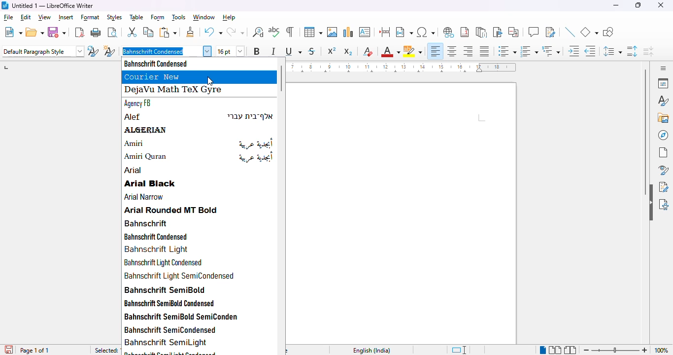 The image size is (673, 355). Describe the element at coordinates (369, 51) in the screenshot. I see `clear direct formatting` at that location.